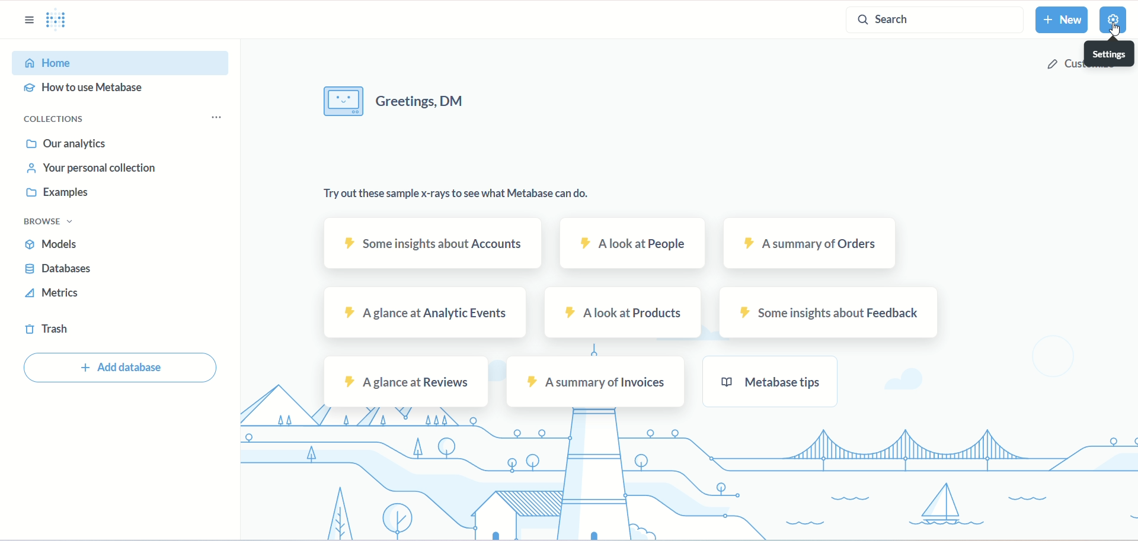 This screenshot has height=541, width=1138. Describe the element at coordinates (56, 21) in the screenshot. I see `logo` at that location.